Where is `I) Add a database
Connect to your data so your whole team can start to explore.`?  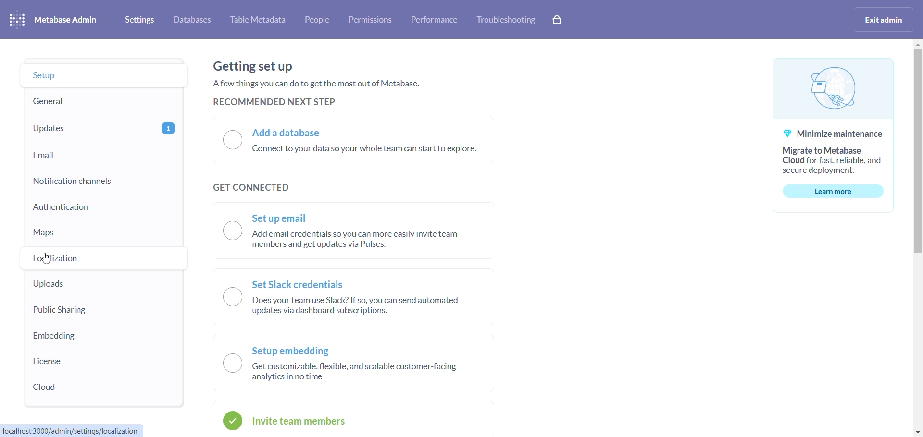 I) Add a database
Connect to your data so your whole team can start to explore. is located at coordinates (354, 142).